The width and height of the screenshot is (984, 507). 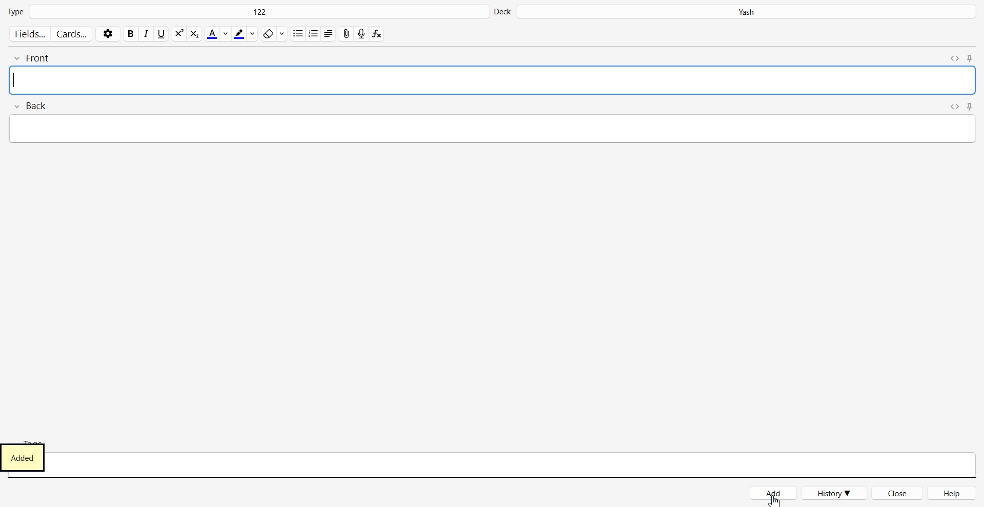 What do you see at coordinates (131, 34) in the screenshot?
I see `Bold` at bounding box center [131, 34].